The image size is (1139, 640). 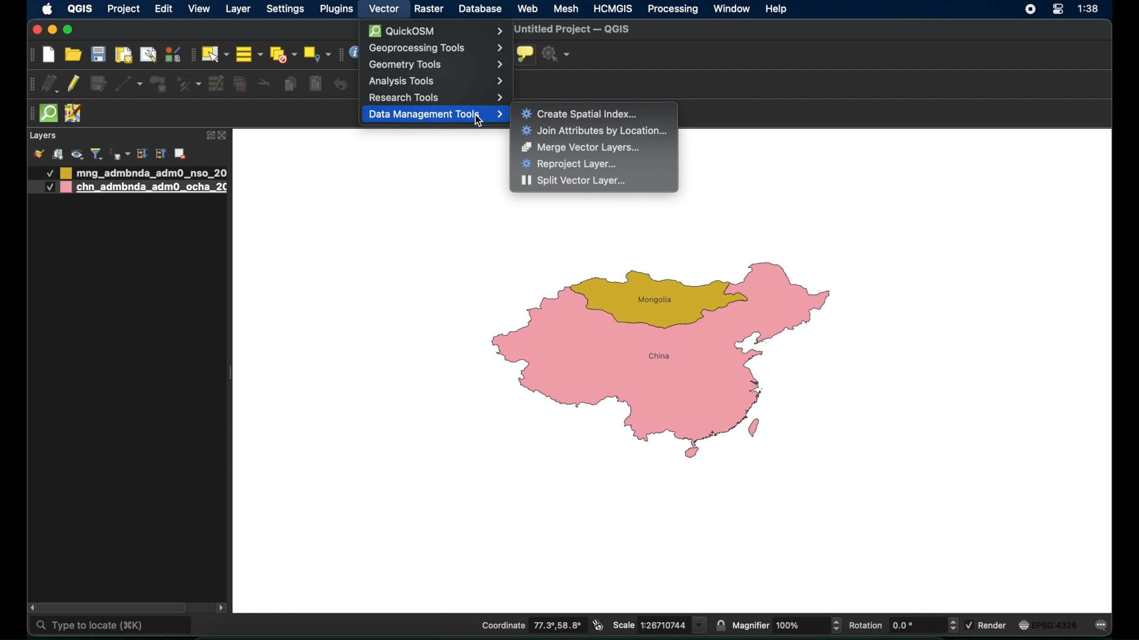 What do you see at coordinates (72, 55) in the screenshot?
I see `open project` at bounding box center [72, 55].